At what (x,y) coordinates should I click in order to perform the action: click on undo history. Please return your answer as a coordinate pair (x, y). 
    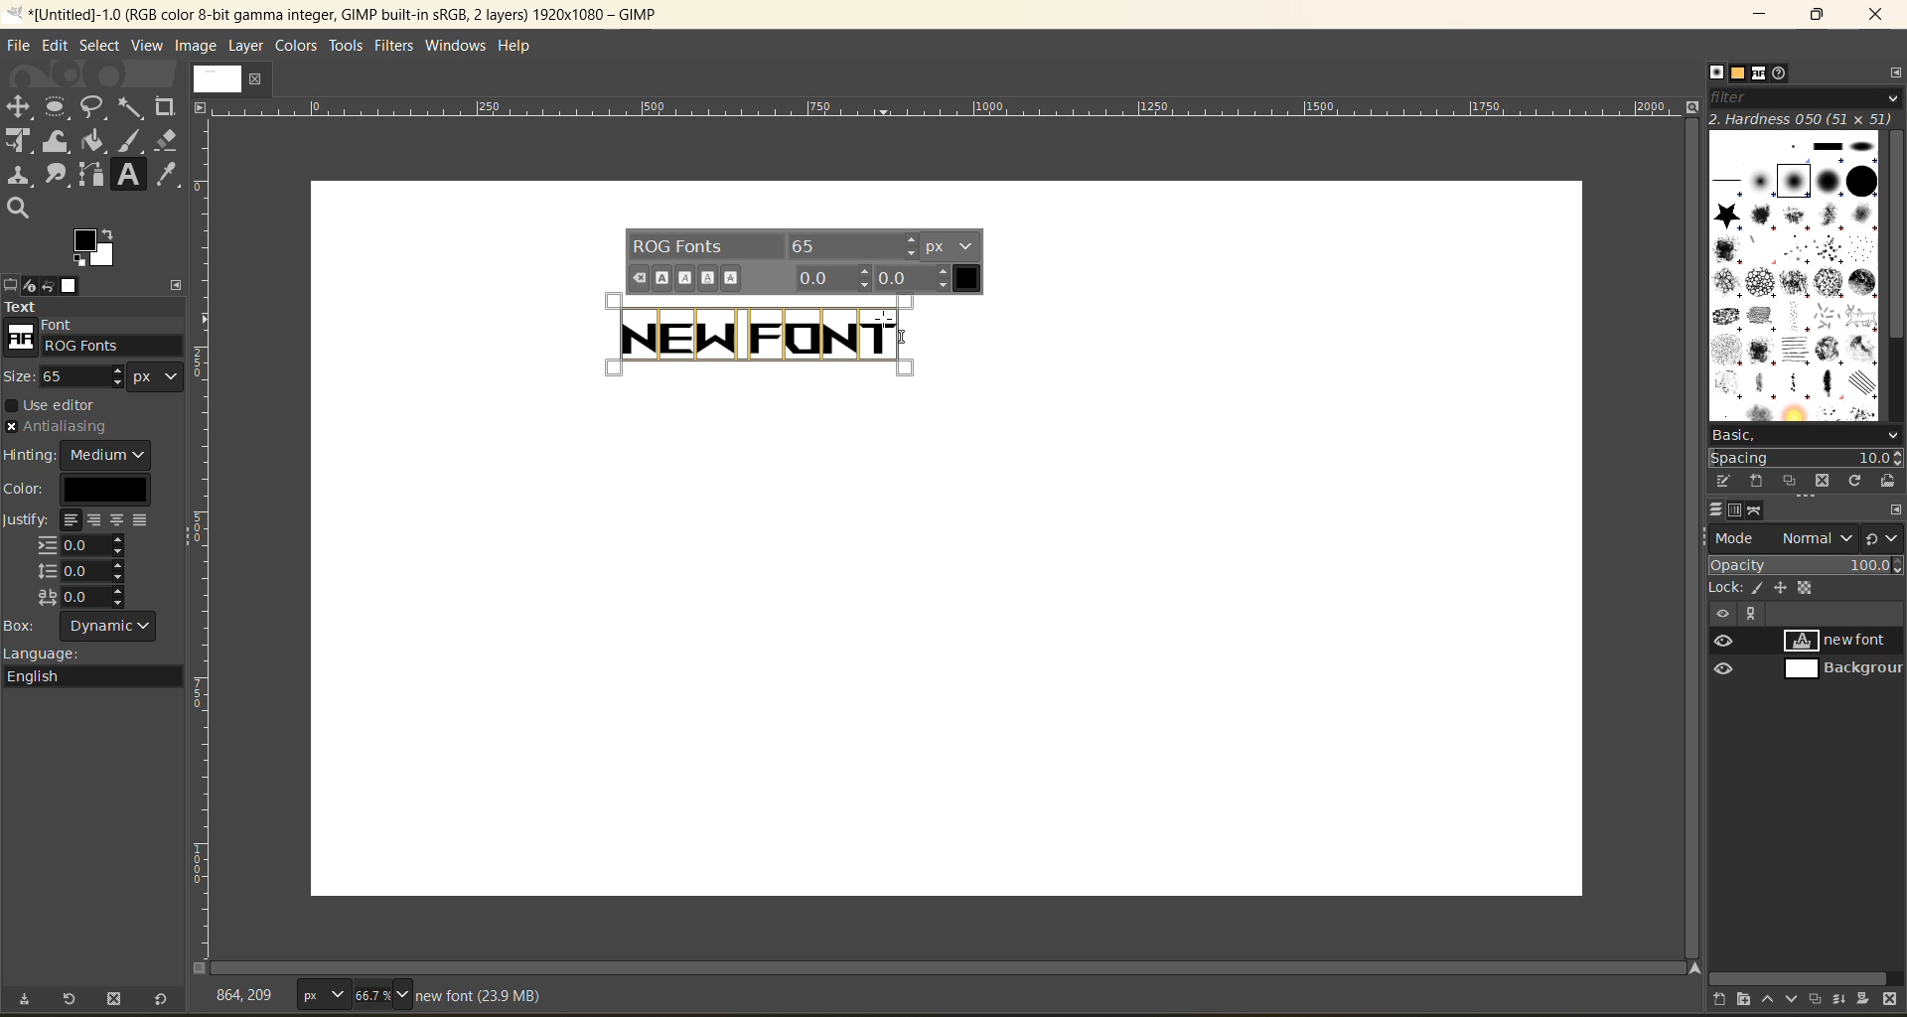
    Looking at the image, I should click on (46, 283).